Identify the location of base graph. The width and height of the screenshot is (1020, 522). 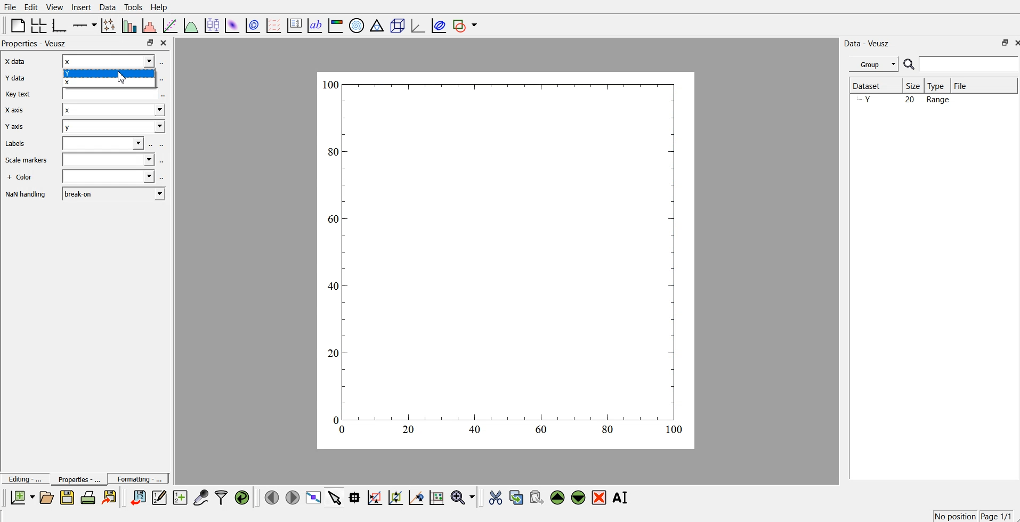
(60, 25).